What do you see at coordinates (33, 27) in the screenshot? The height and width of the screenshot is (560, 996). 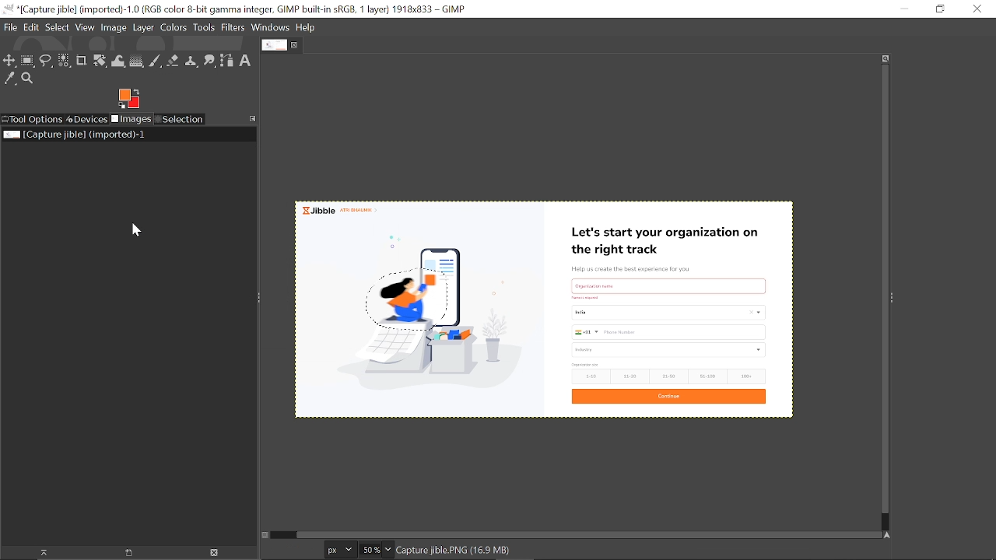 I see `Edit` at bounding box center [33, 27].